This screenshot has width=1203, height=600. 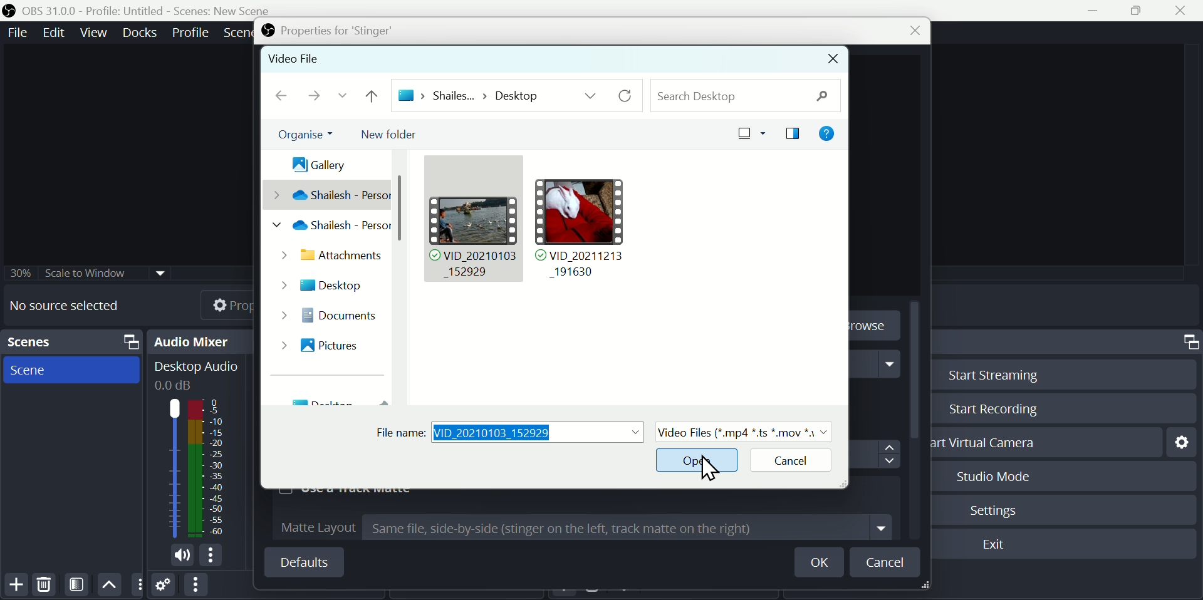 What do you see at coordinates (909, 32) in the screenshot?
I see `Close` at bounding box center [909, 32].